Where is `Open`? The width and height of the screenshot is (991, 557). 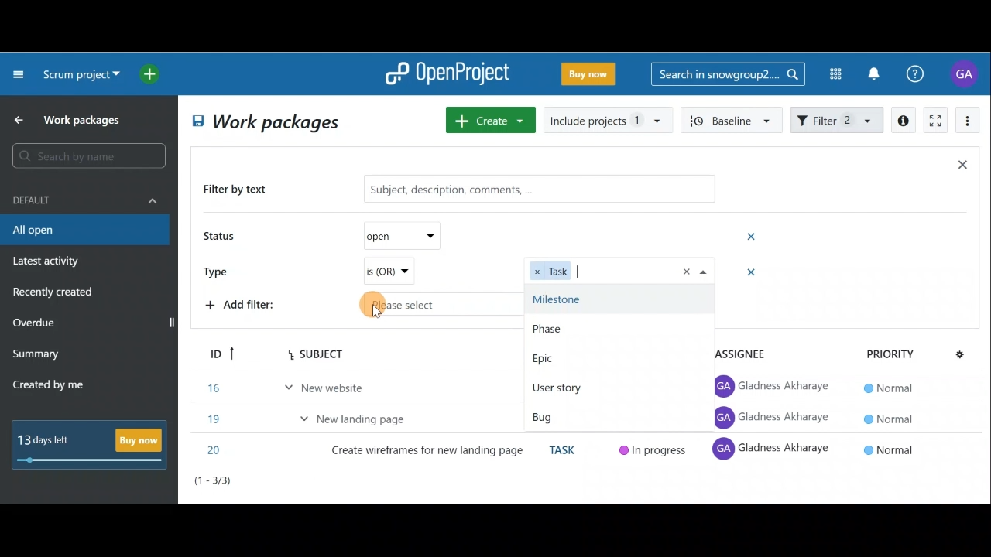 Open is located at coordinates (396, 236).